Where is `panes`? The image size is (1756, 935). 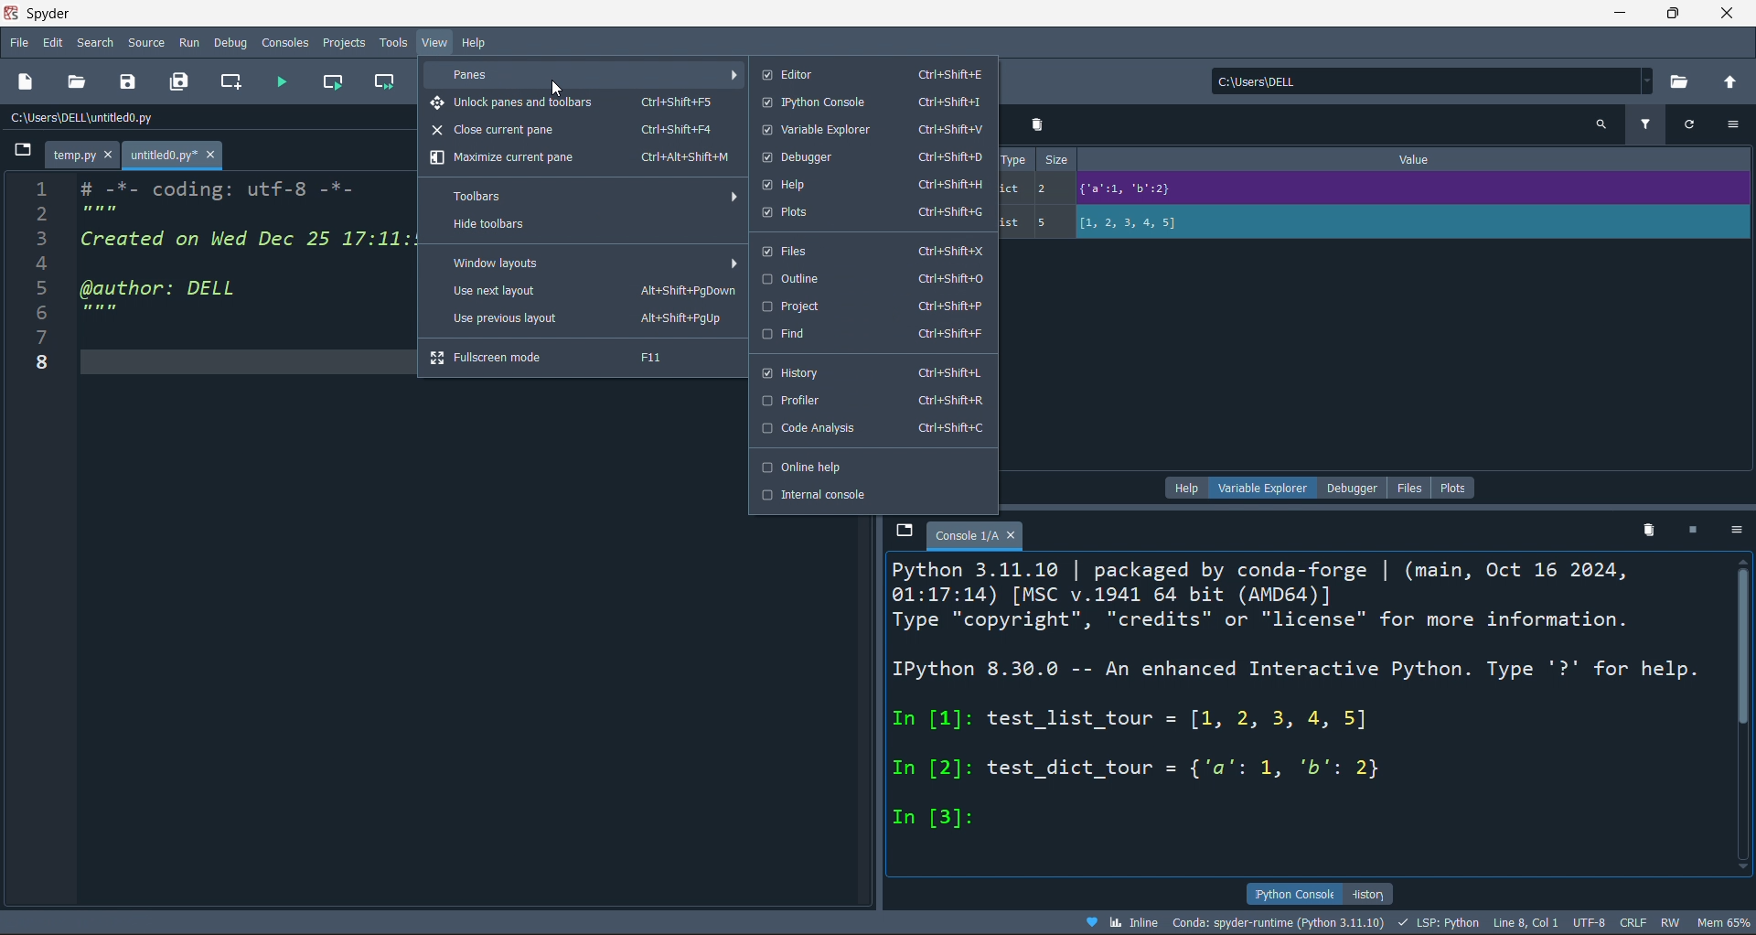 panes is located at coordinates (584, 75).